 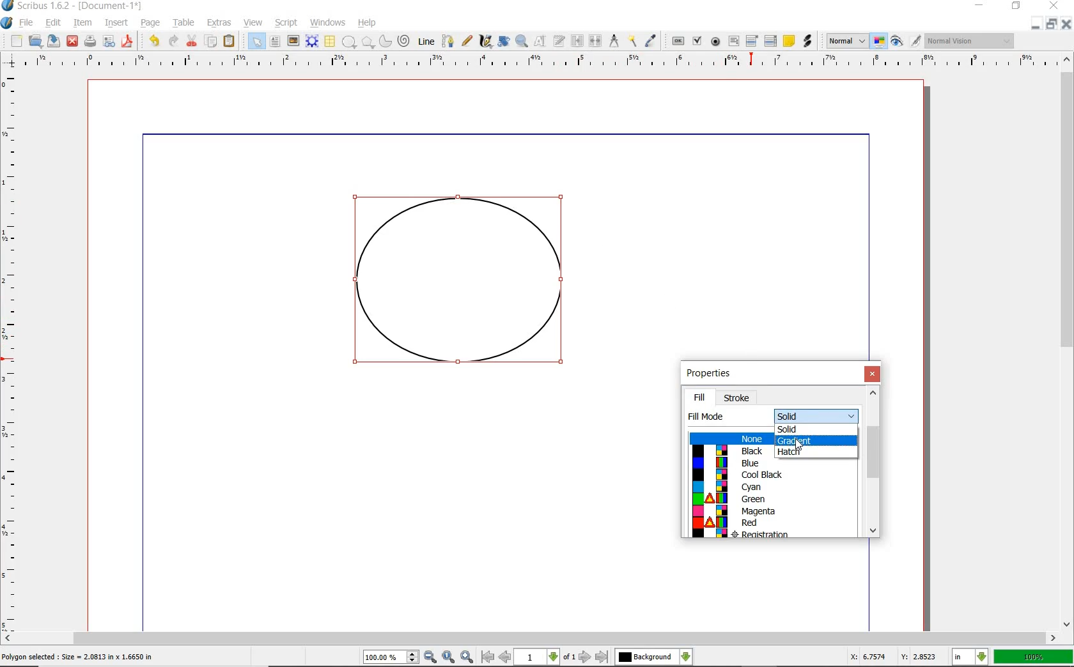 I want to click on coordinates, so click(x=892, y=657).